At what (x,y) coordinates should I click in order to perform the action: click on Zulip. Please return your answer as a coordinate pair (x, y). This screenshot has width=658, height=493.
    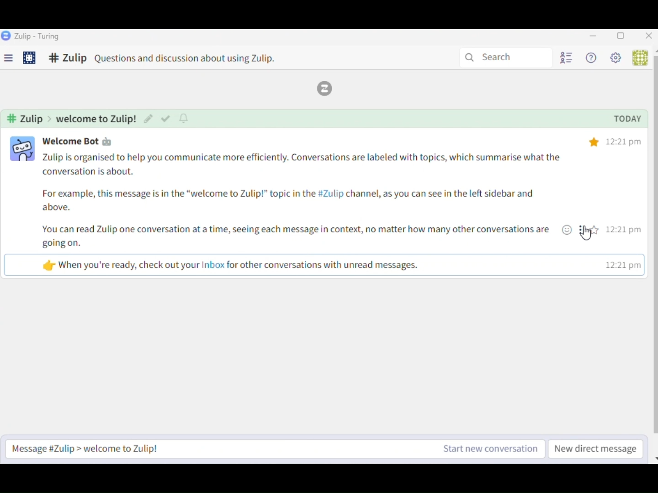
    Looking at the image, I should click on (31, 37).